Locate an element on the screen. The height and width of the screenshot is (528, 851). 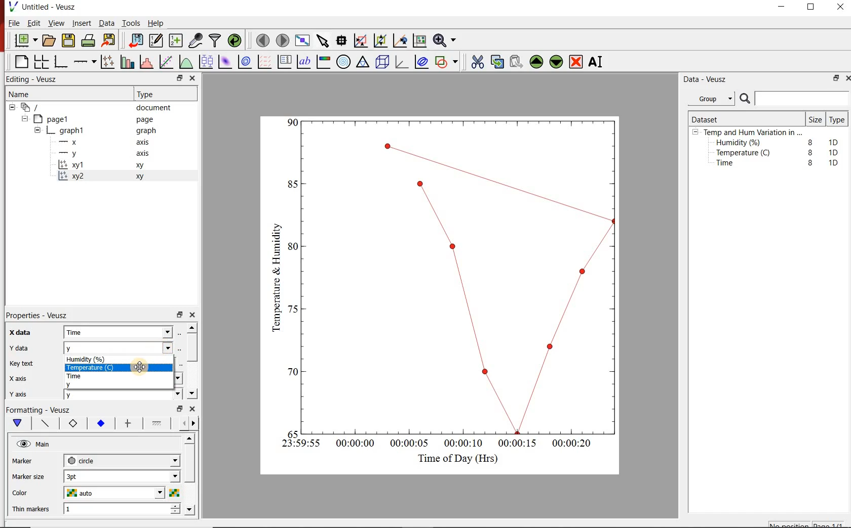
marker fill is located at coordinates (100, 423).